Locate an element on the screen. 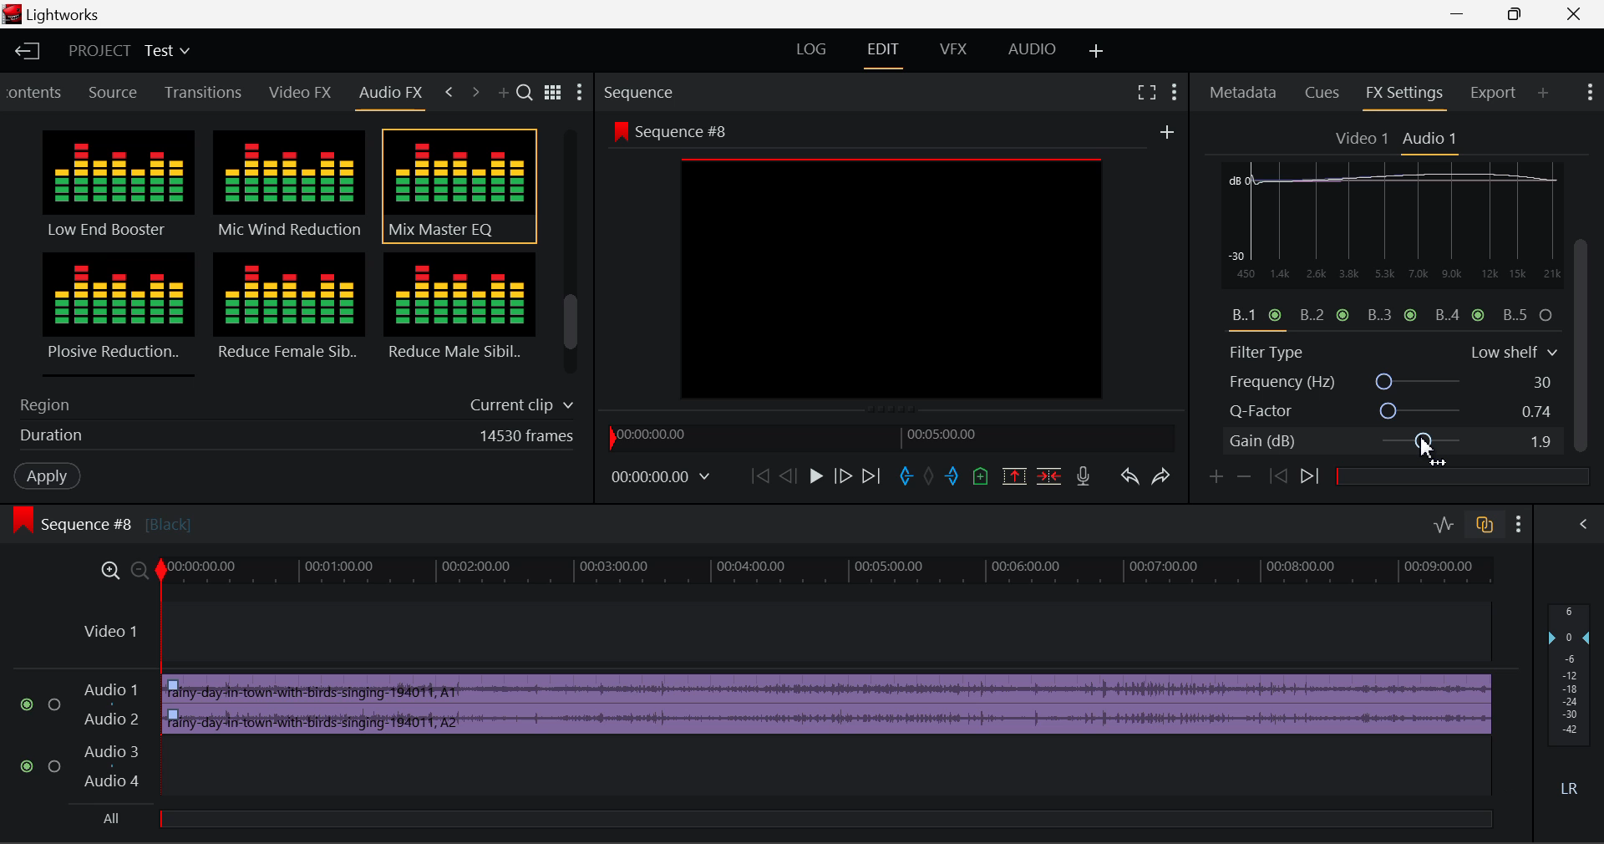  Region is located at coordinates (292, 402).